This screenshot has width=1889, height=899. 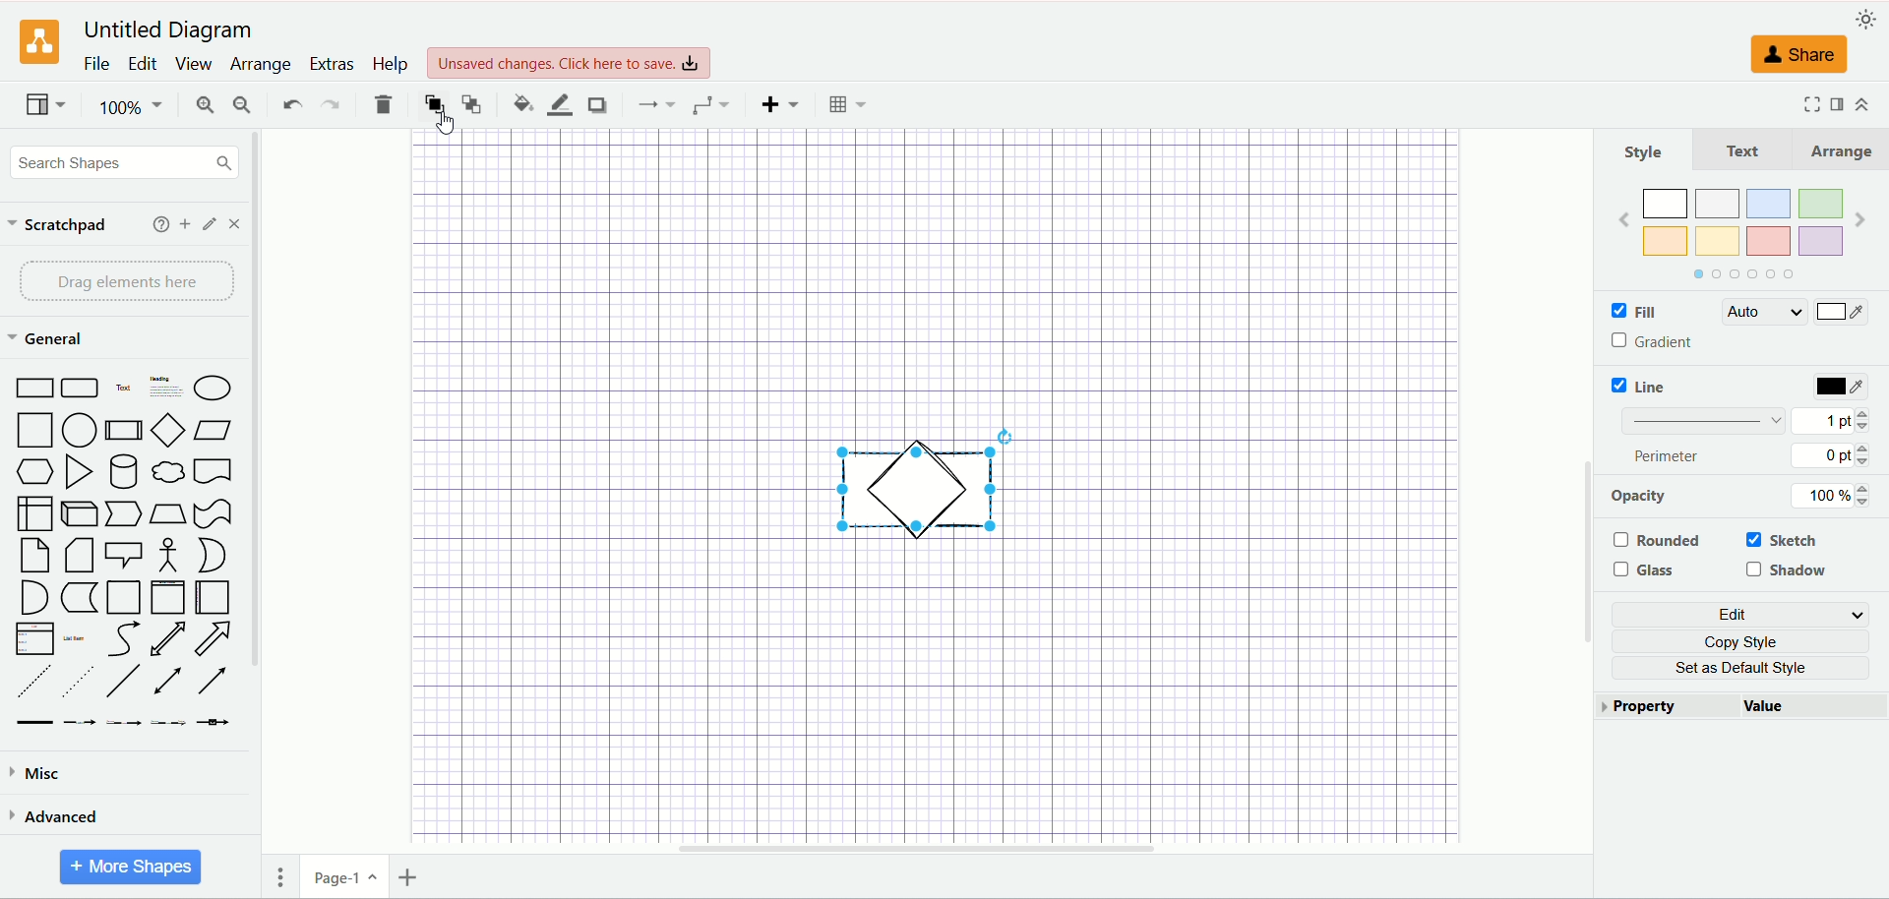 I want to click on Untitled Diagram, so click(x=168, y=31).